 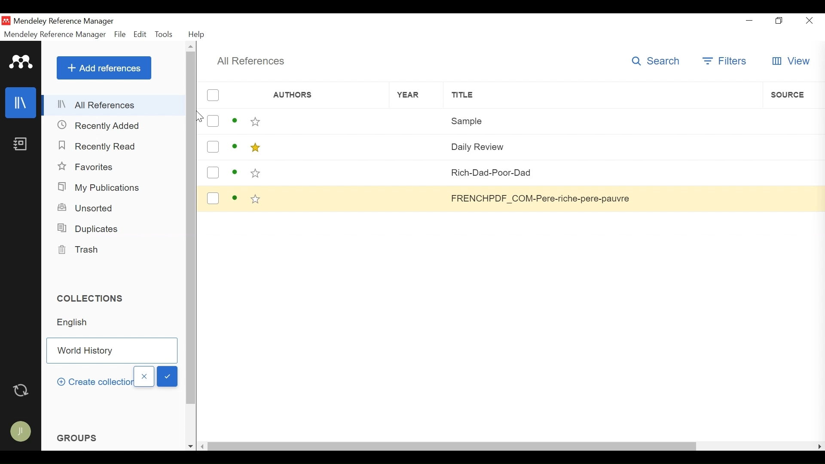 What do you see at coordinates (99, 125) in the screenshot?
I see `Recently Added` at bounding box center [99, 125].